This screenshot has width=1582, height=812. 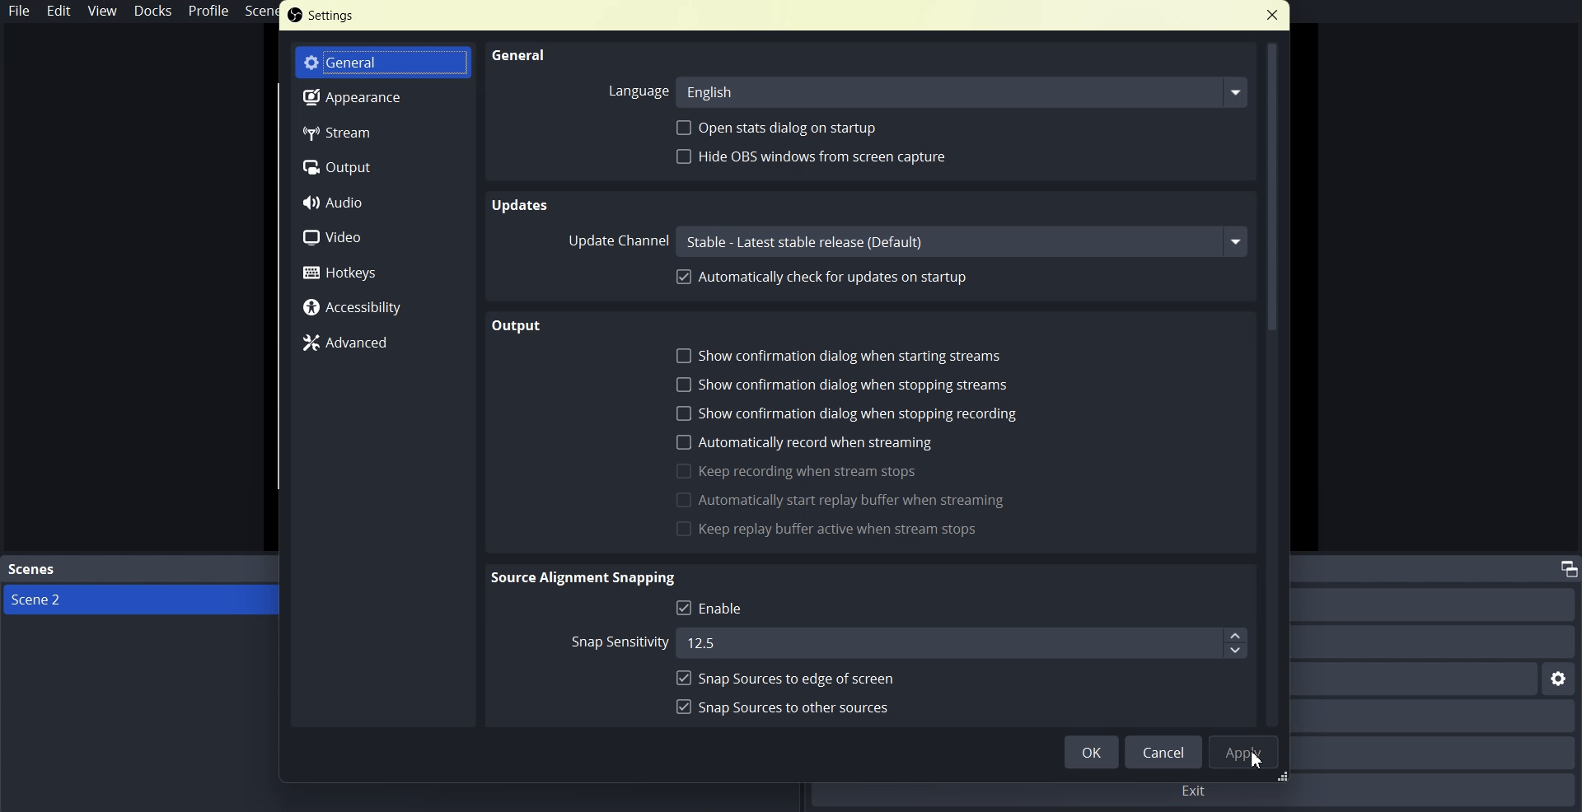 What do you see at coordinates (821, 276) in the screenshot?
I see `Automatically check for updates on startup` at bounding box center [821, 276].